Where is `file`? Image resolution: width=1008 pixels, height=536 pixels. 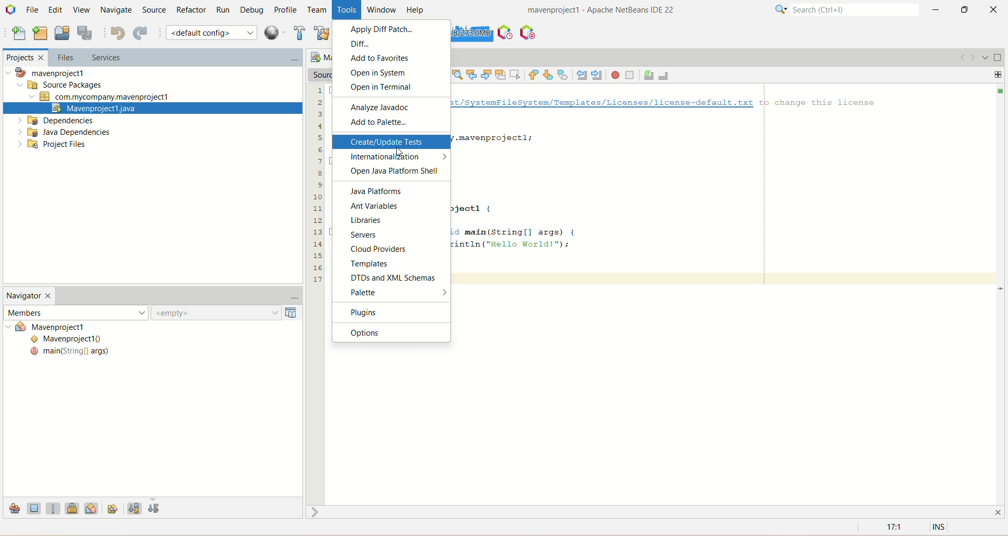 file is located at coordinates (34, 9).